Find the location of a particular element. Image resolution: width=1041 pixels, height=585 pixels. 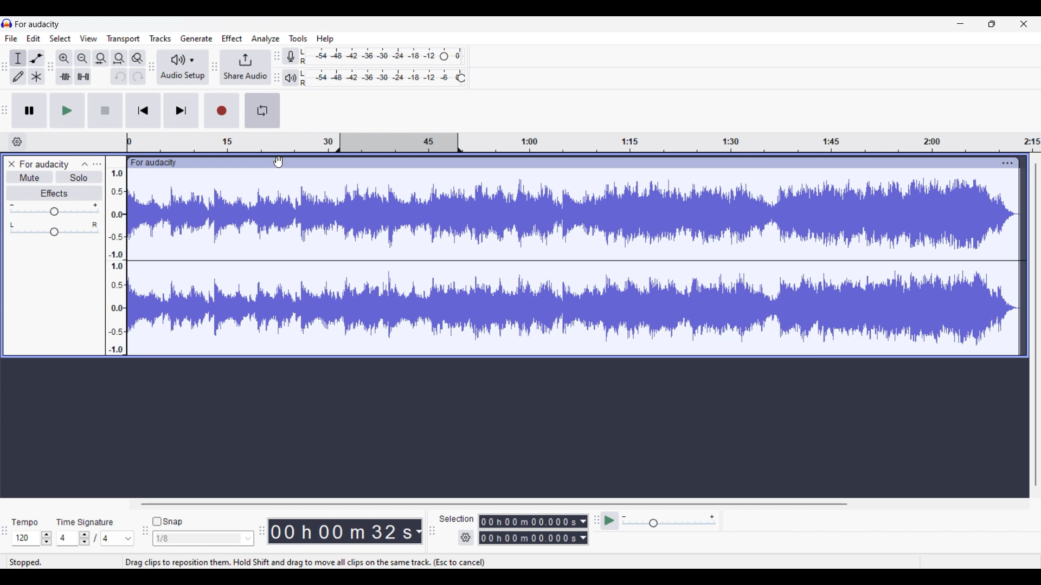

Enable looping is located at coordinates (262, 111).